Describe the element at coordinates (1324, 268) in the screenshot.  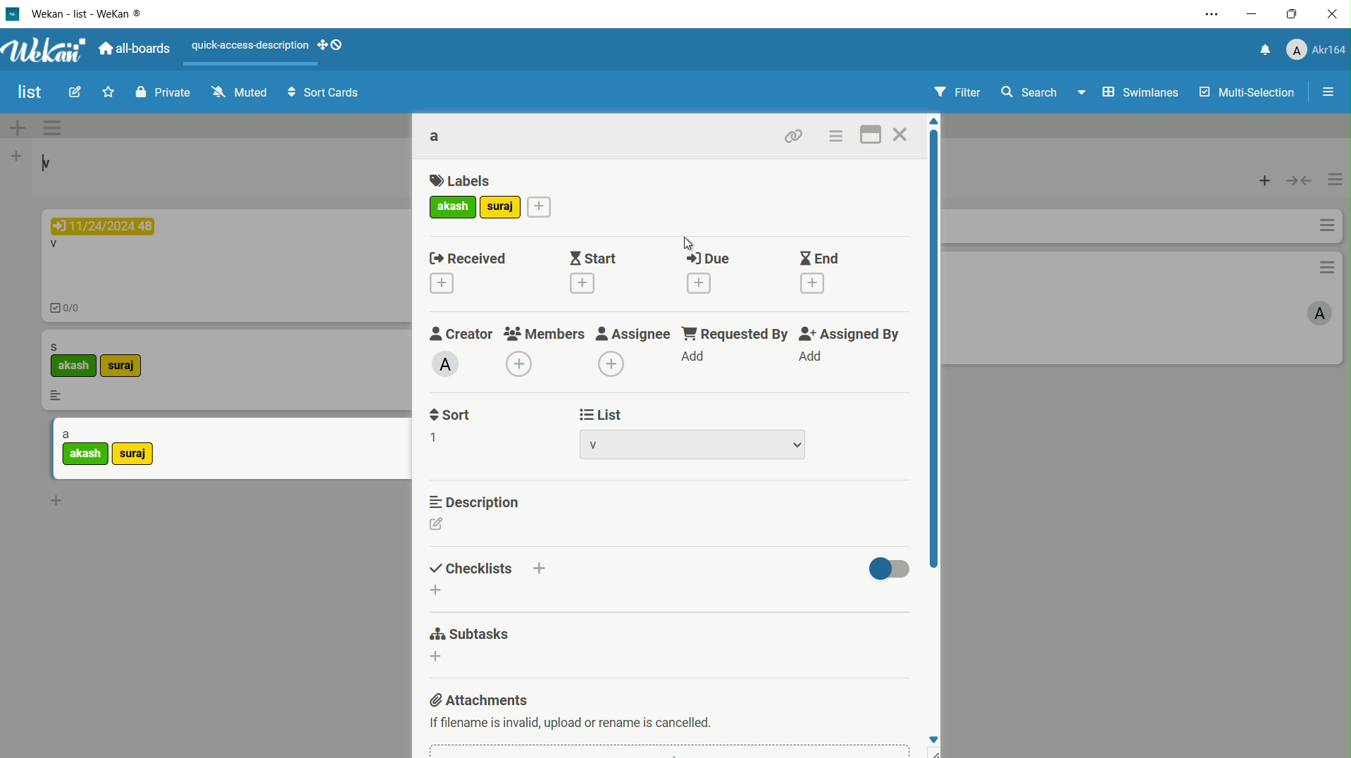
I see `options` at that location.